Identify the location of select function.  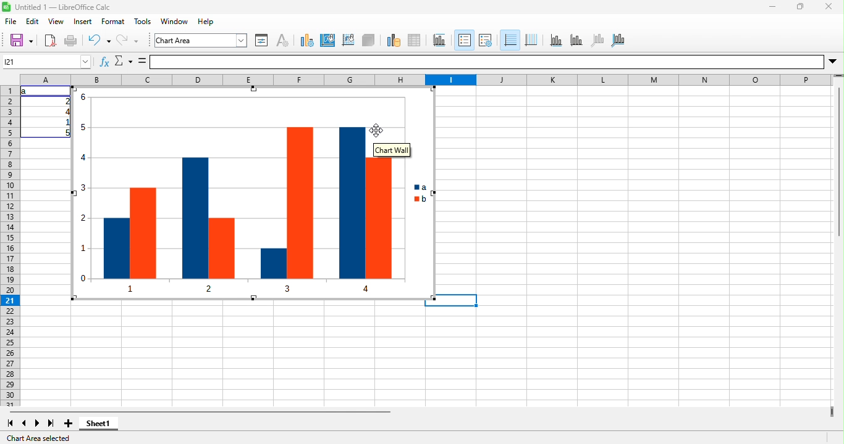
(123, 61).